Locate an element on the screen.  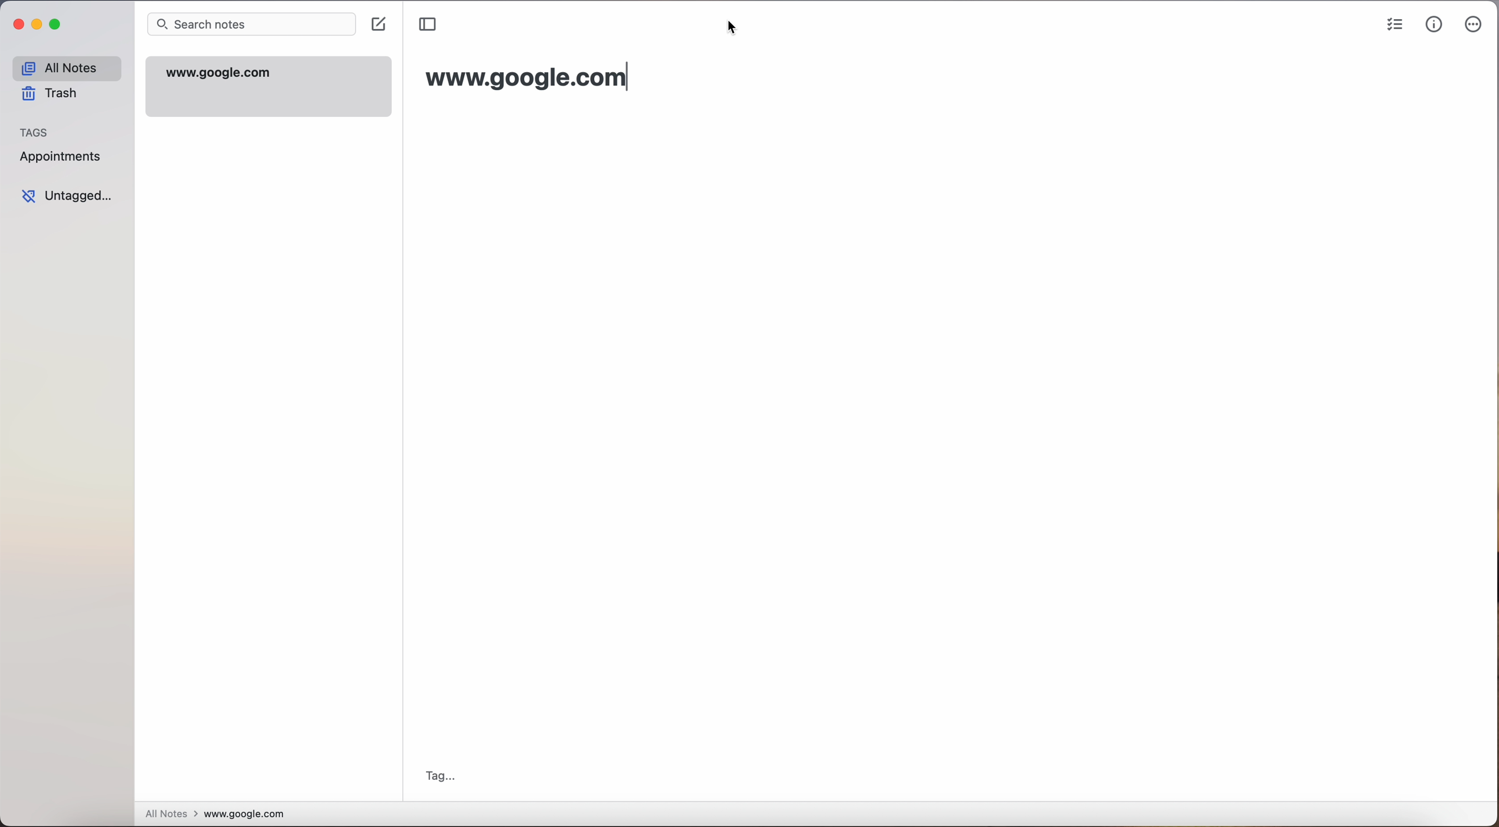
toggle sidebar is located at coordinates (427, 25).